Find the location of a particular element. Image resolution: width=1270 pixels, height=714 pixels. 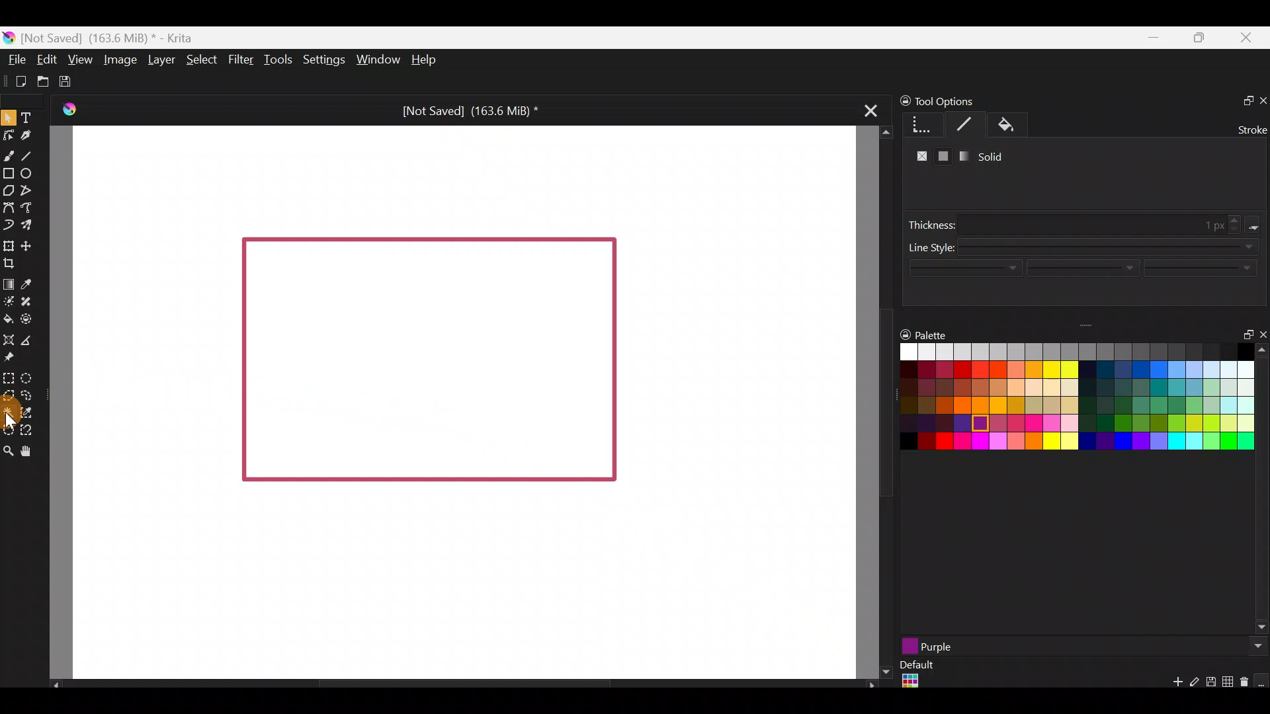

Polygon tool is located at coordinates (9, 190).